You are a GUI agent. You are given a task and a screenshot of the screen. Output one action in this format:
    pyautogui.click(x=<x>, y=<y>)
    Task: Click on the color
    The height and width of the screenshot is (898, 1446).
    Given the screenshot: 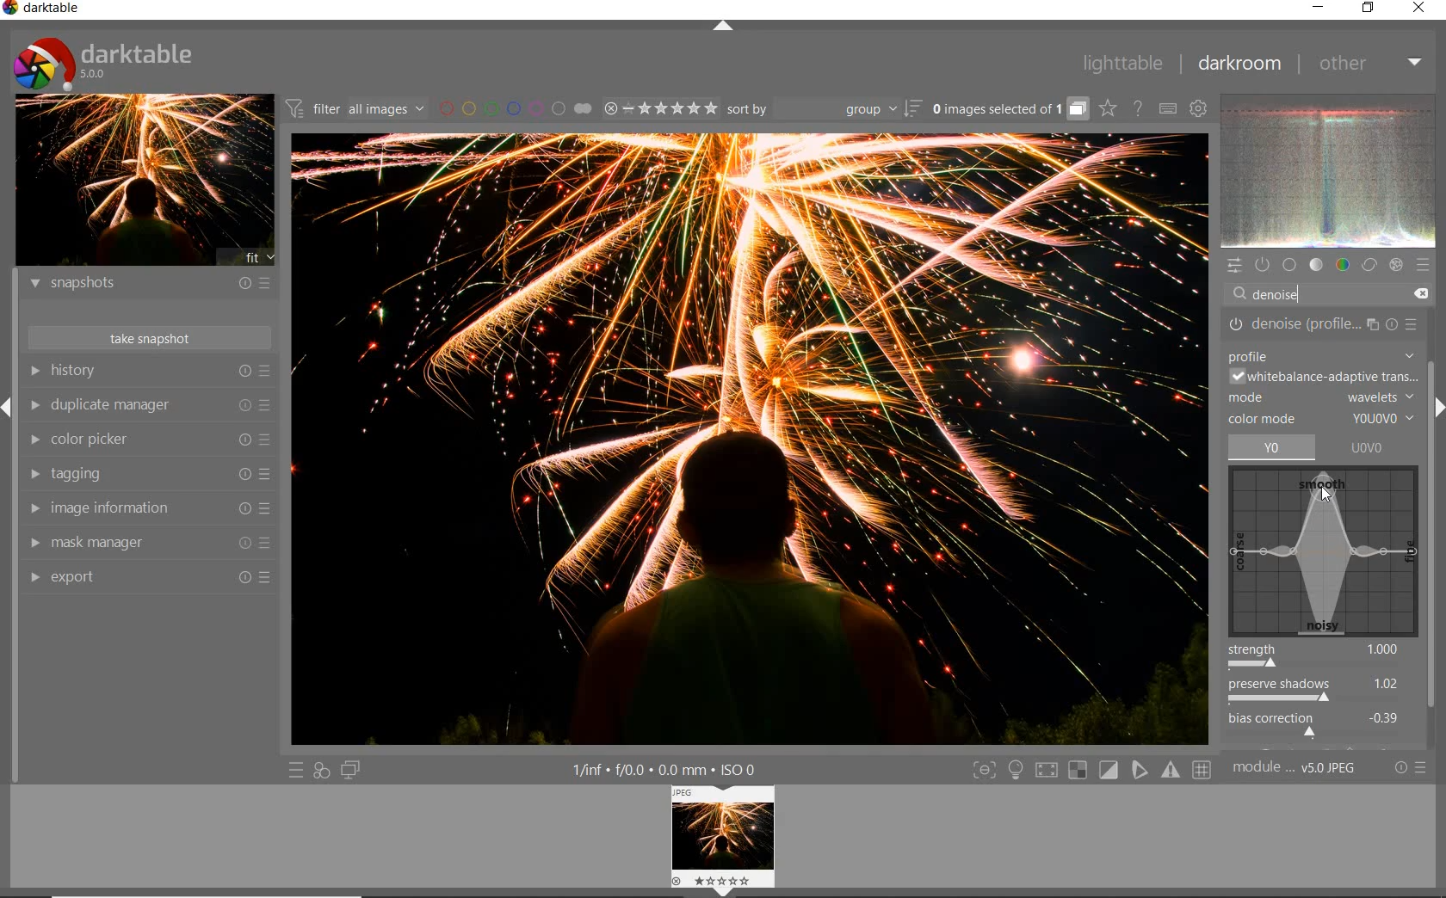 What is the action you would take?
    pyautogui.click(x=1344, y=265)
    